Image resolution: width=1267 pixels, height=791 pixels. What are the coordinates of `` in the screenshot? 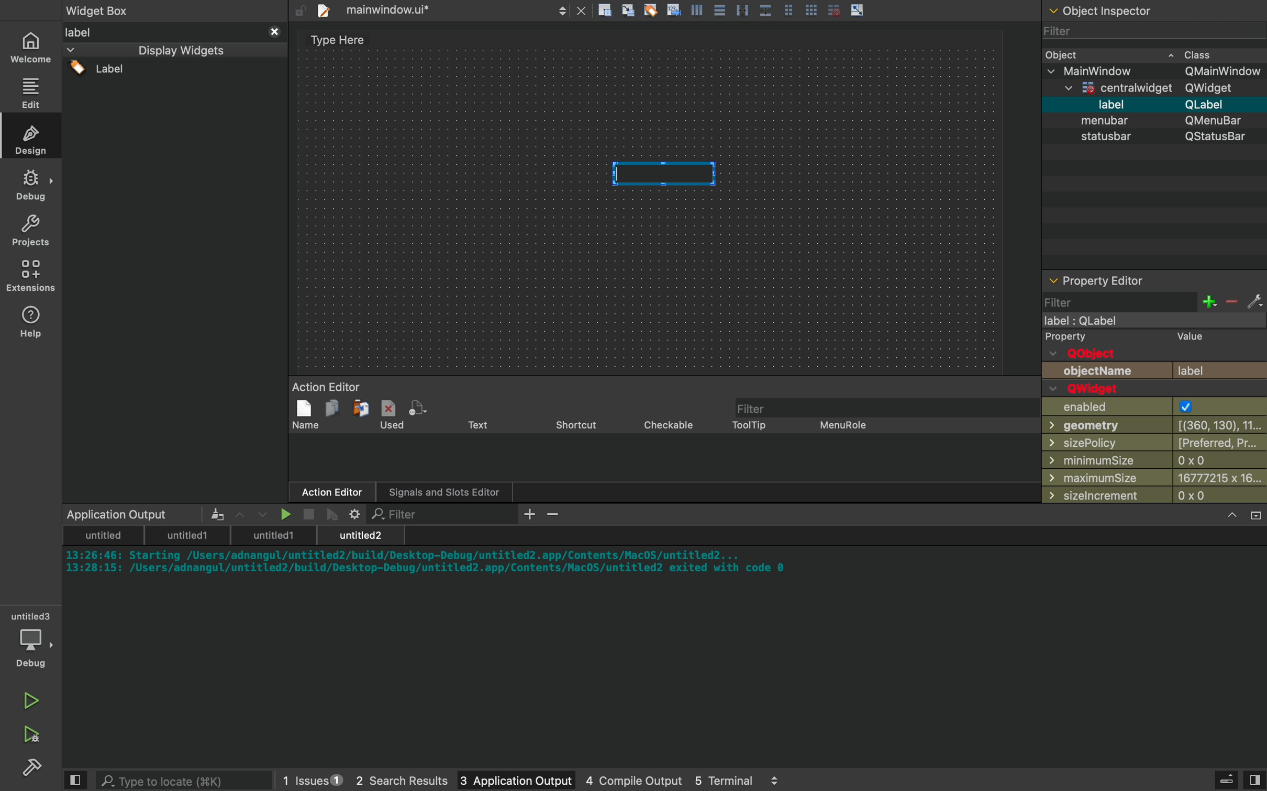 It's located at (35, 769).